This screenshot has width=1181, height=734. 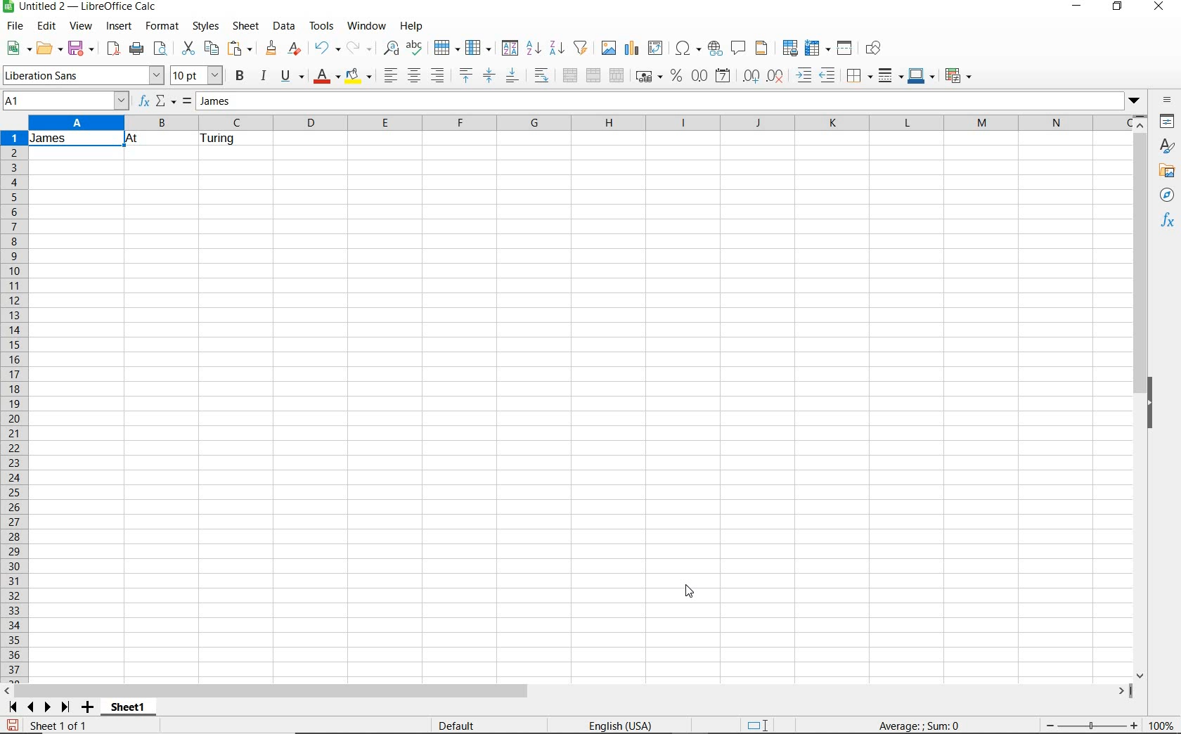 What do you see at coordinates (388, 73) in the screenshot?
I see `align left` at bounding box center [388, 73].